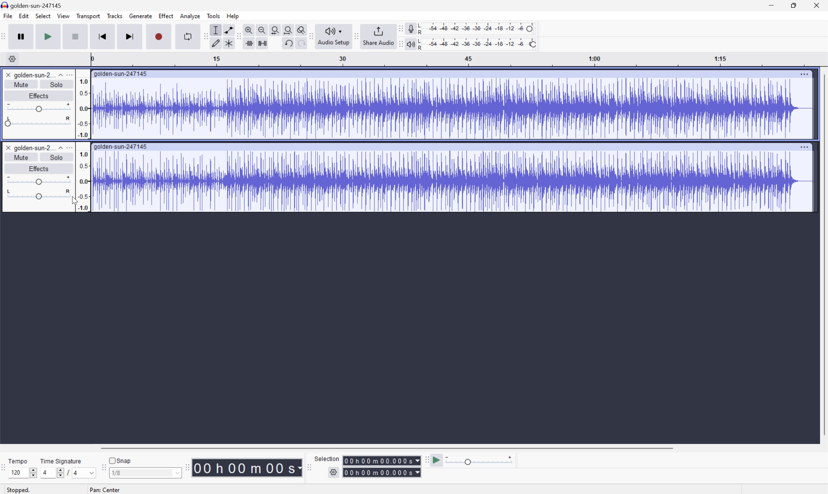 The width and height of the screenshot is (828, 494). Describe the element at coordinates (105, 466) in the screenshot. I see `Audacity Snapping toolbar` at that location.